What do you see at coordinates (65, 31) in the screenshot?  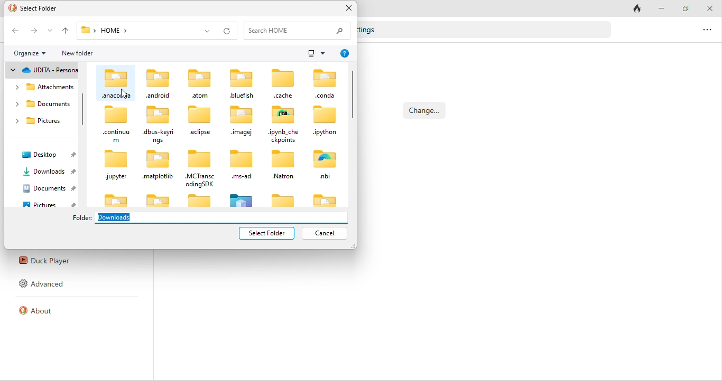 I see `up to` at bounding box center [65, 31].